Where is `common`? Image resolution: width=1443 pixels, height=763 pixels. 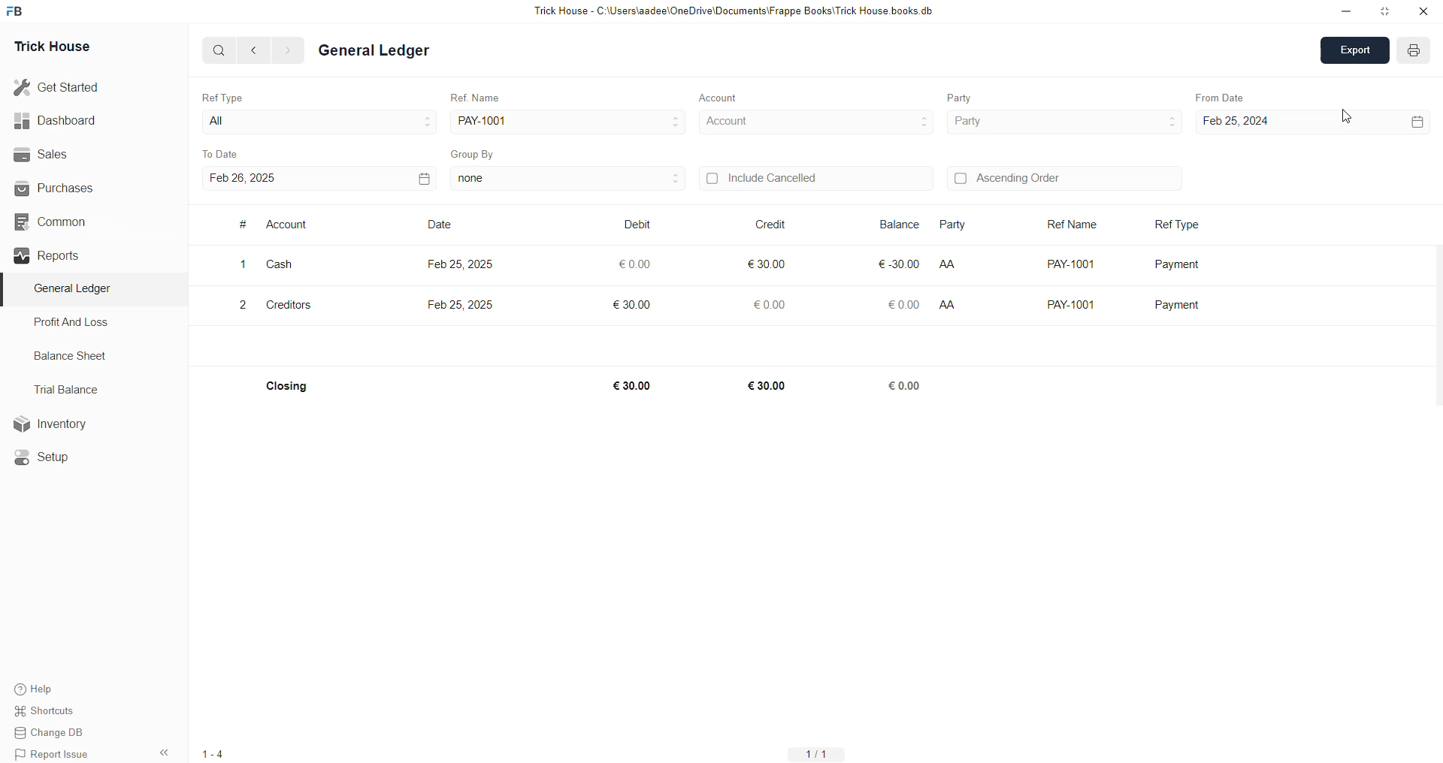 common is located at coordinates (53, 357).